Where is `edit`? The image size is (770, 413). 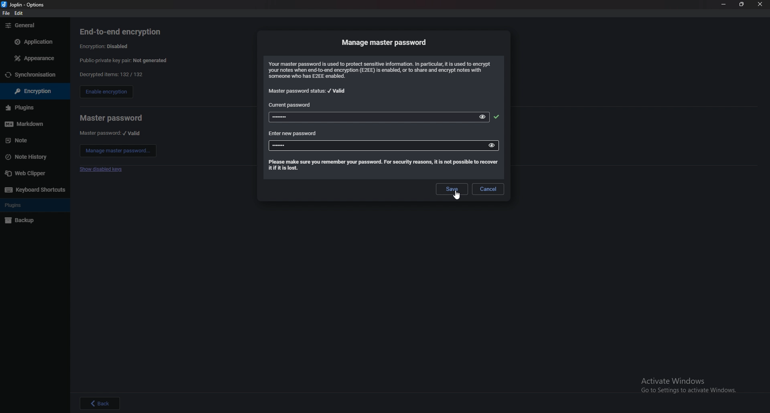 edit is located at coordinates (20, 13).